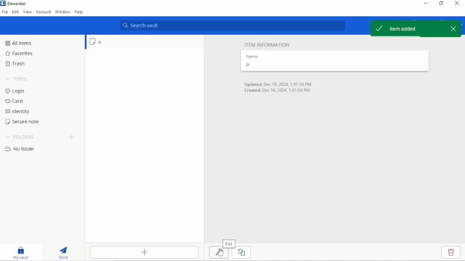 The image size is (465, 261). Describe the element at coordinates (71, 136) in the screenshot. I see `Create folder` at that location.